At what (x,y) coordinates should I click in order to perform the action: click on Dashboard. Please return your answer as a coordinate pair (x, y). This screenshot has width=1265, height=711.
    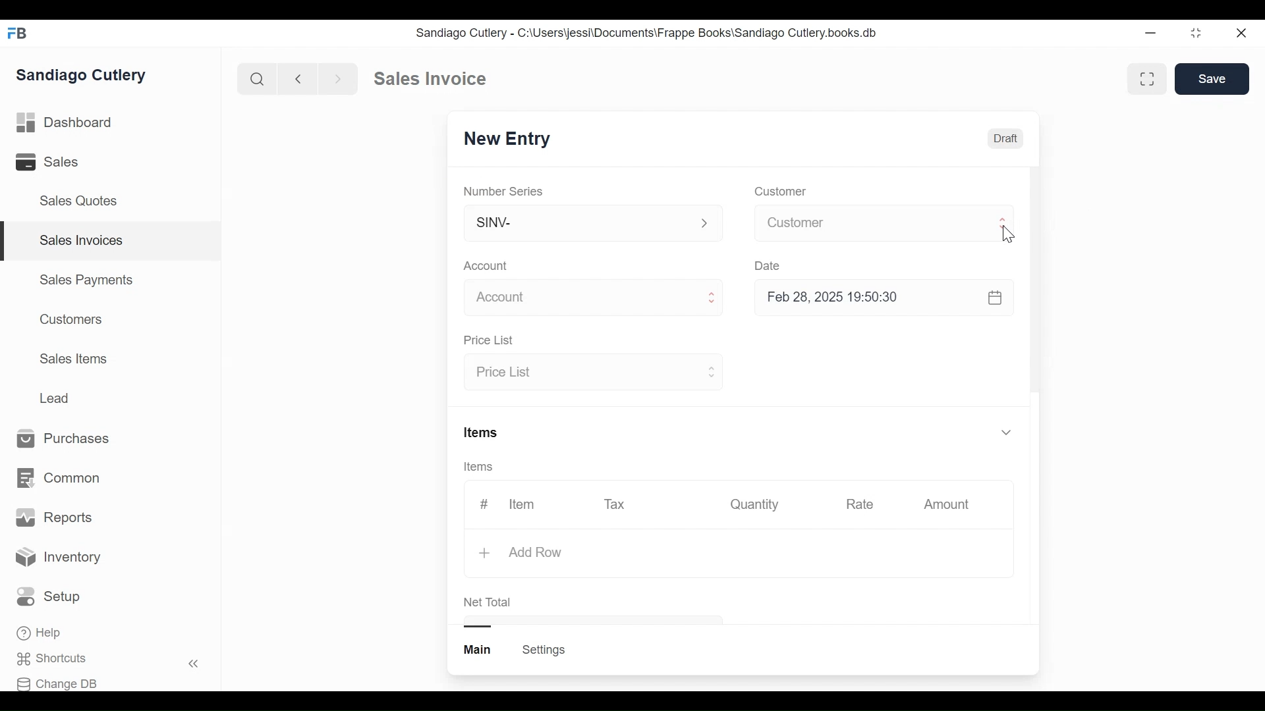
    Looking at the image, I should click on (65, 121).